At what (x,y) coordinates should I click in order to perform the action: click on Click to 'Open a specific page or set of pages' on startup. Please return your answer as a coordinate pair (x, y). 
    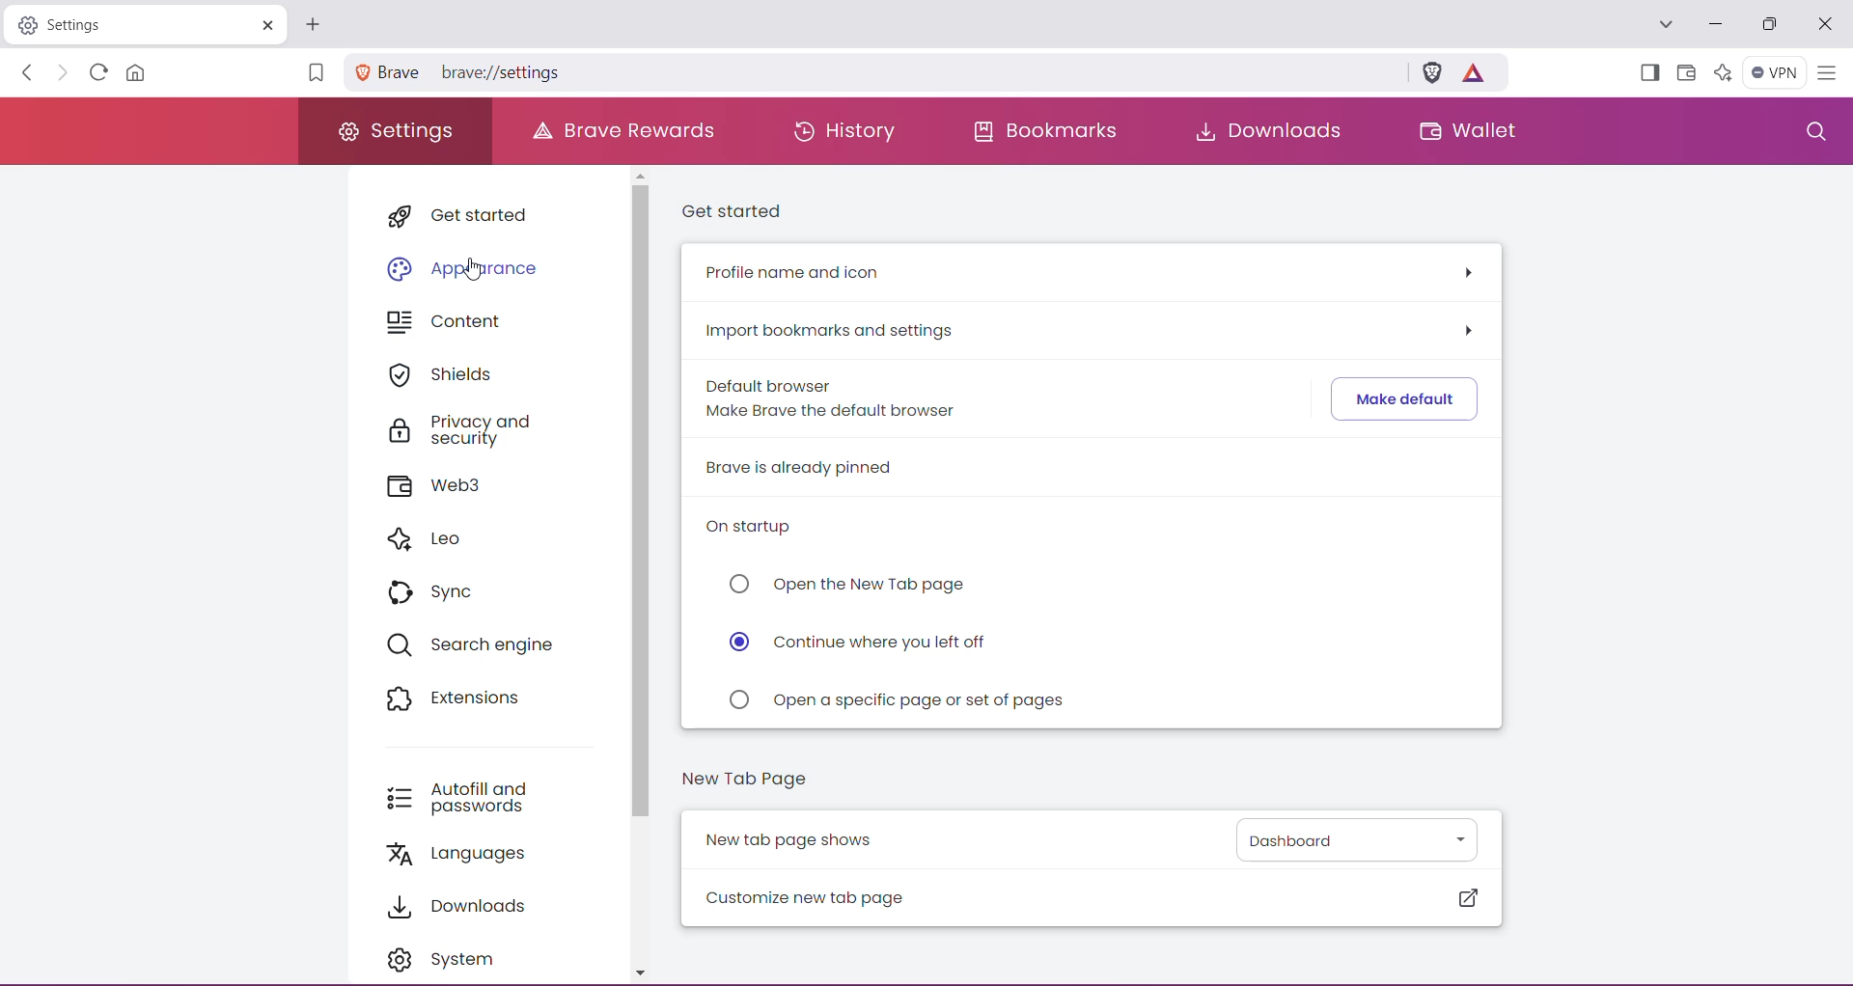
    Looking at the image, I should click on (908, 698).